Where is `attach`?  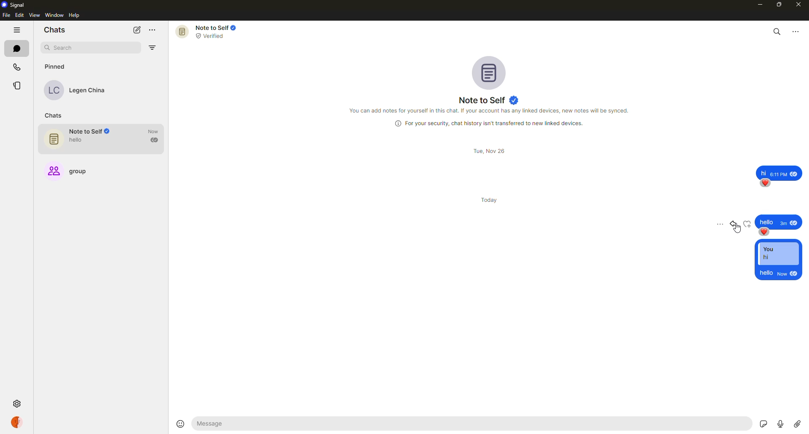
attach is located at coordinates (798, 423).